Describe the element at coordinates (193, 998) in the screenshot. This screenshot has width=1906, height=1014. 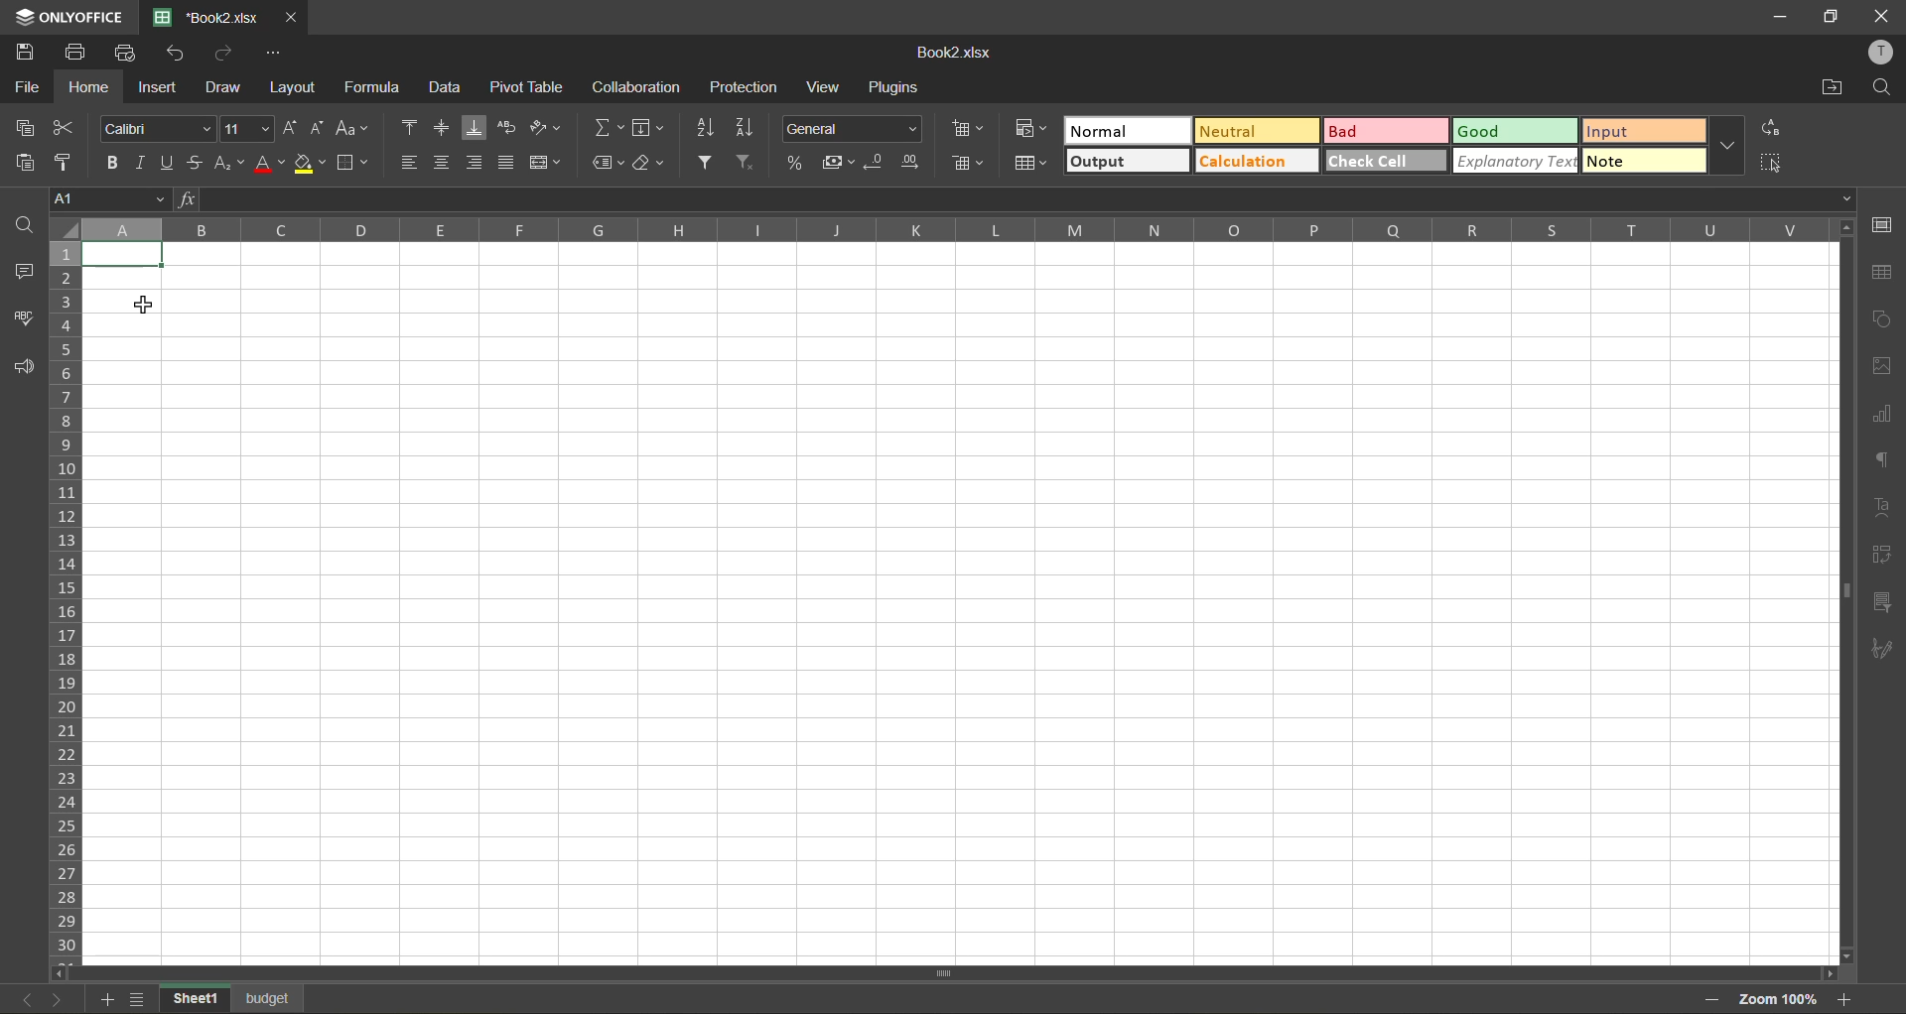
I see `sheet names` at that location.